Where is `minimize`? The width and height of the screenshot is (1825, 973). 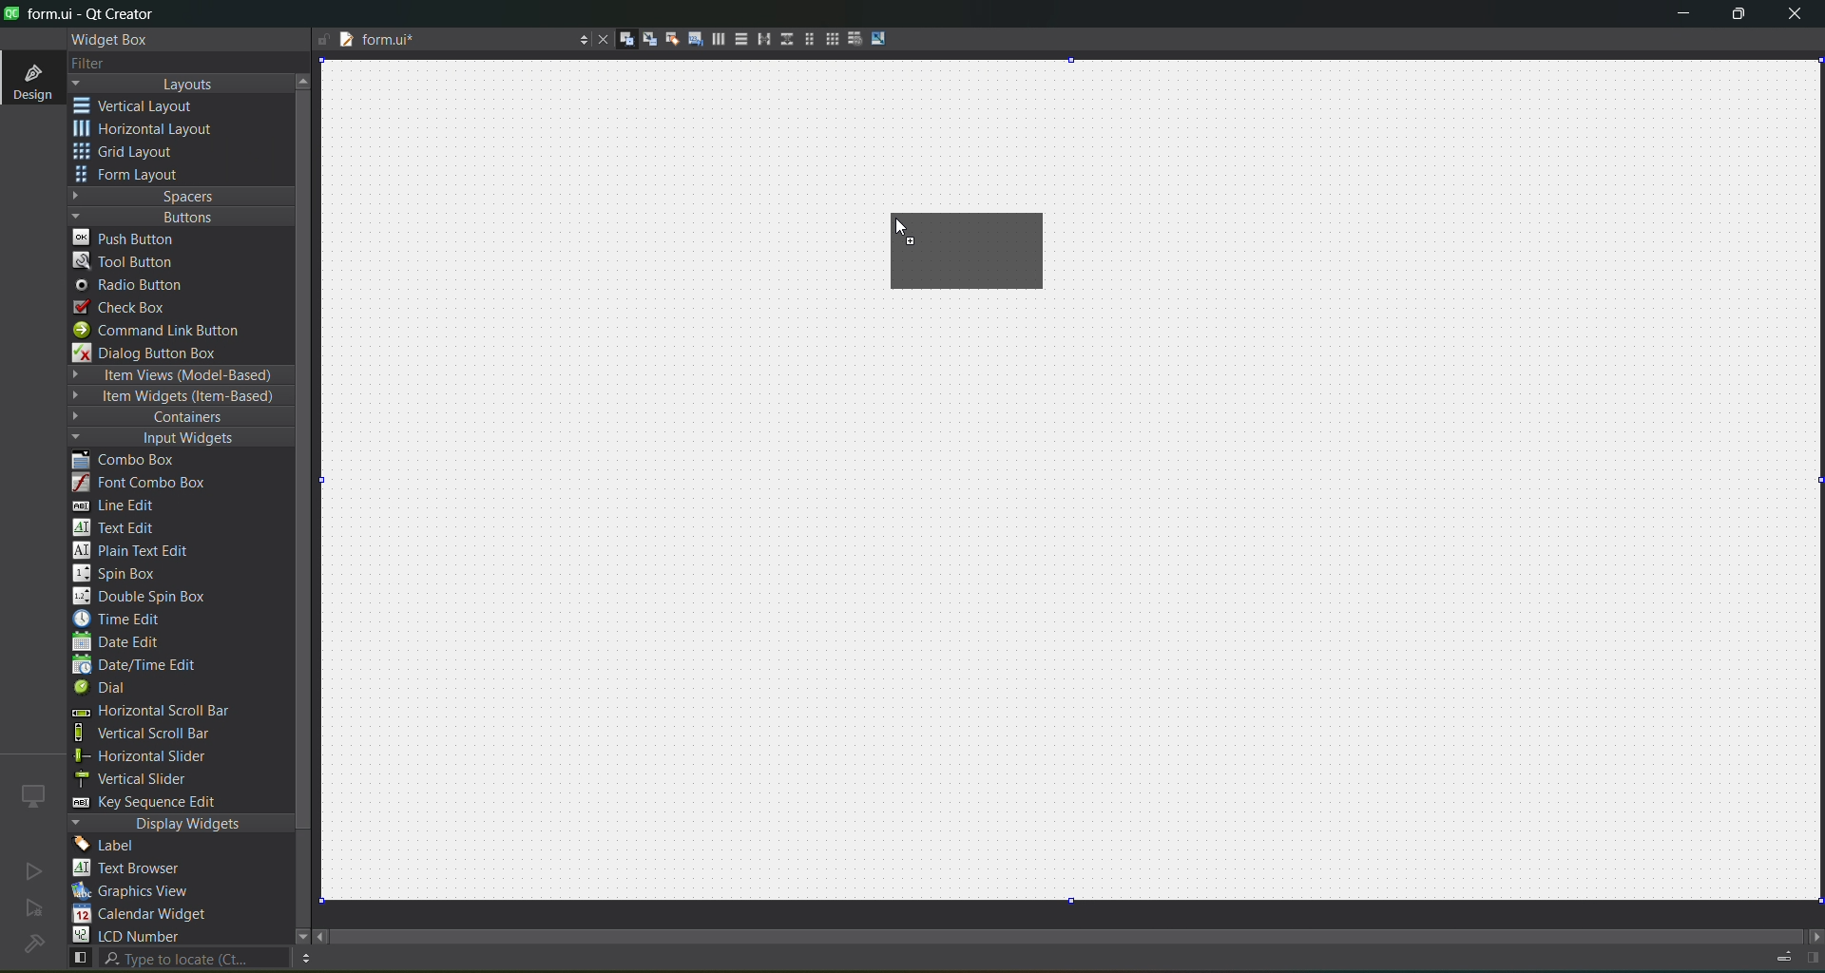
minimize is located at coordinates (1683, 17).